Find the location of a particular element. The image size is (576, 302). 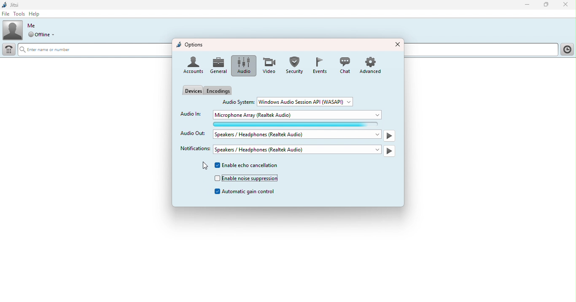

Help is located at coordinates (38, 13).